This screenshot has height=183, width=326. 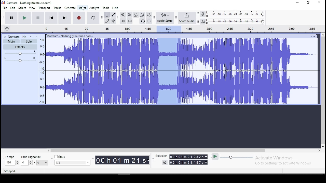 I want to click on Snap, so click(x=72, y=157).